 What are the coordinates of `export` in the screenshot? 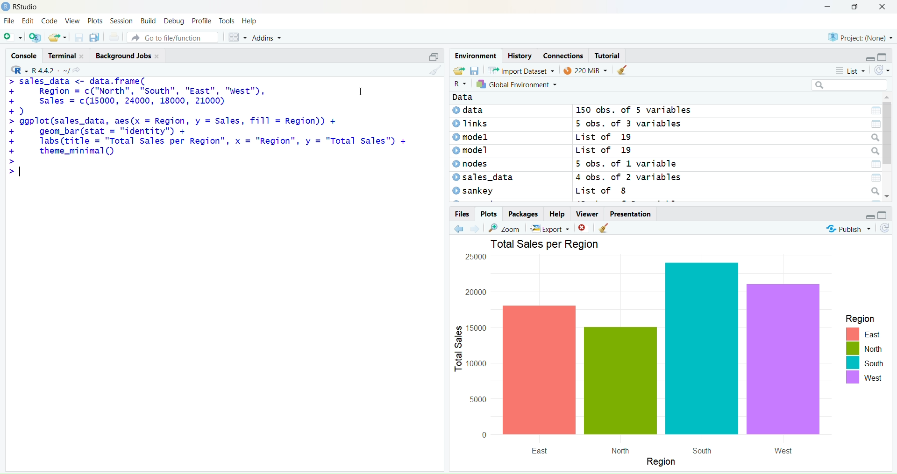 It's located at (458, 71).